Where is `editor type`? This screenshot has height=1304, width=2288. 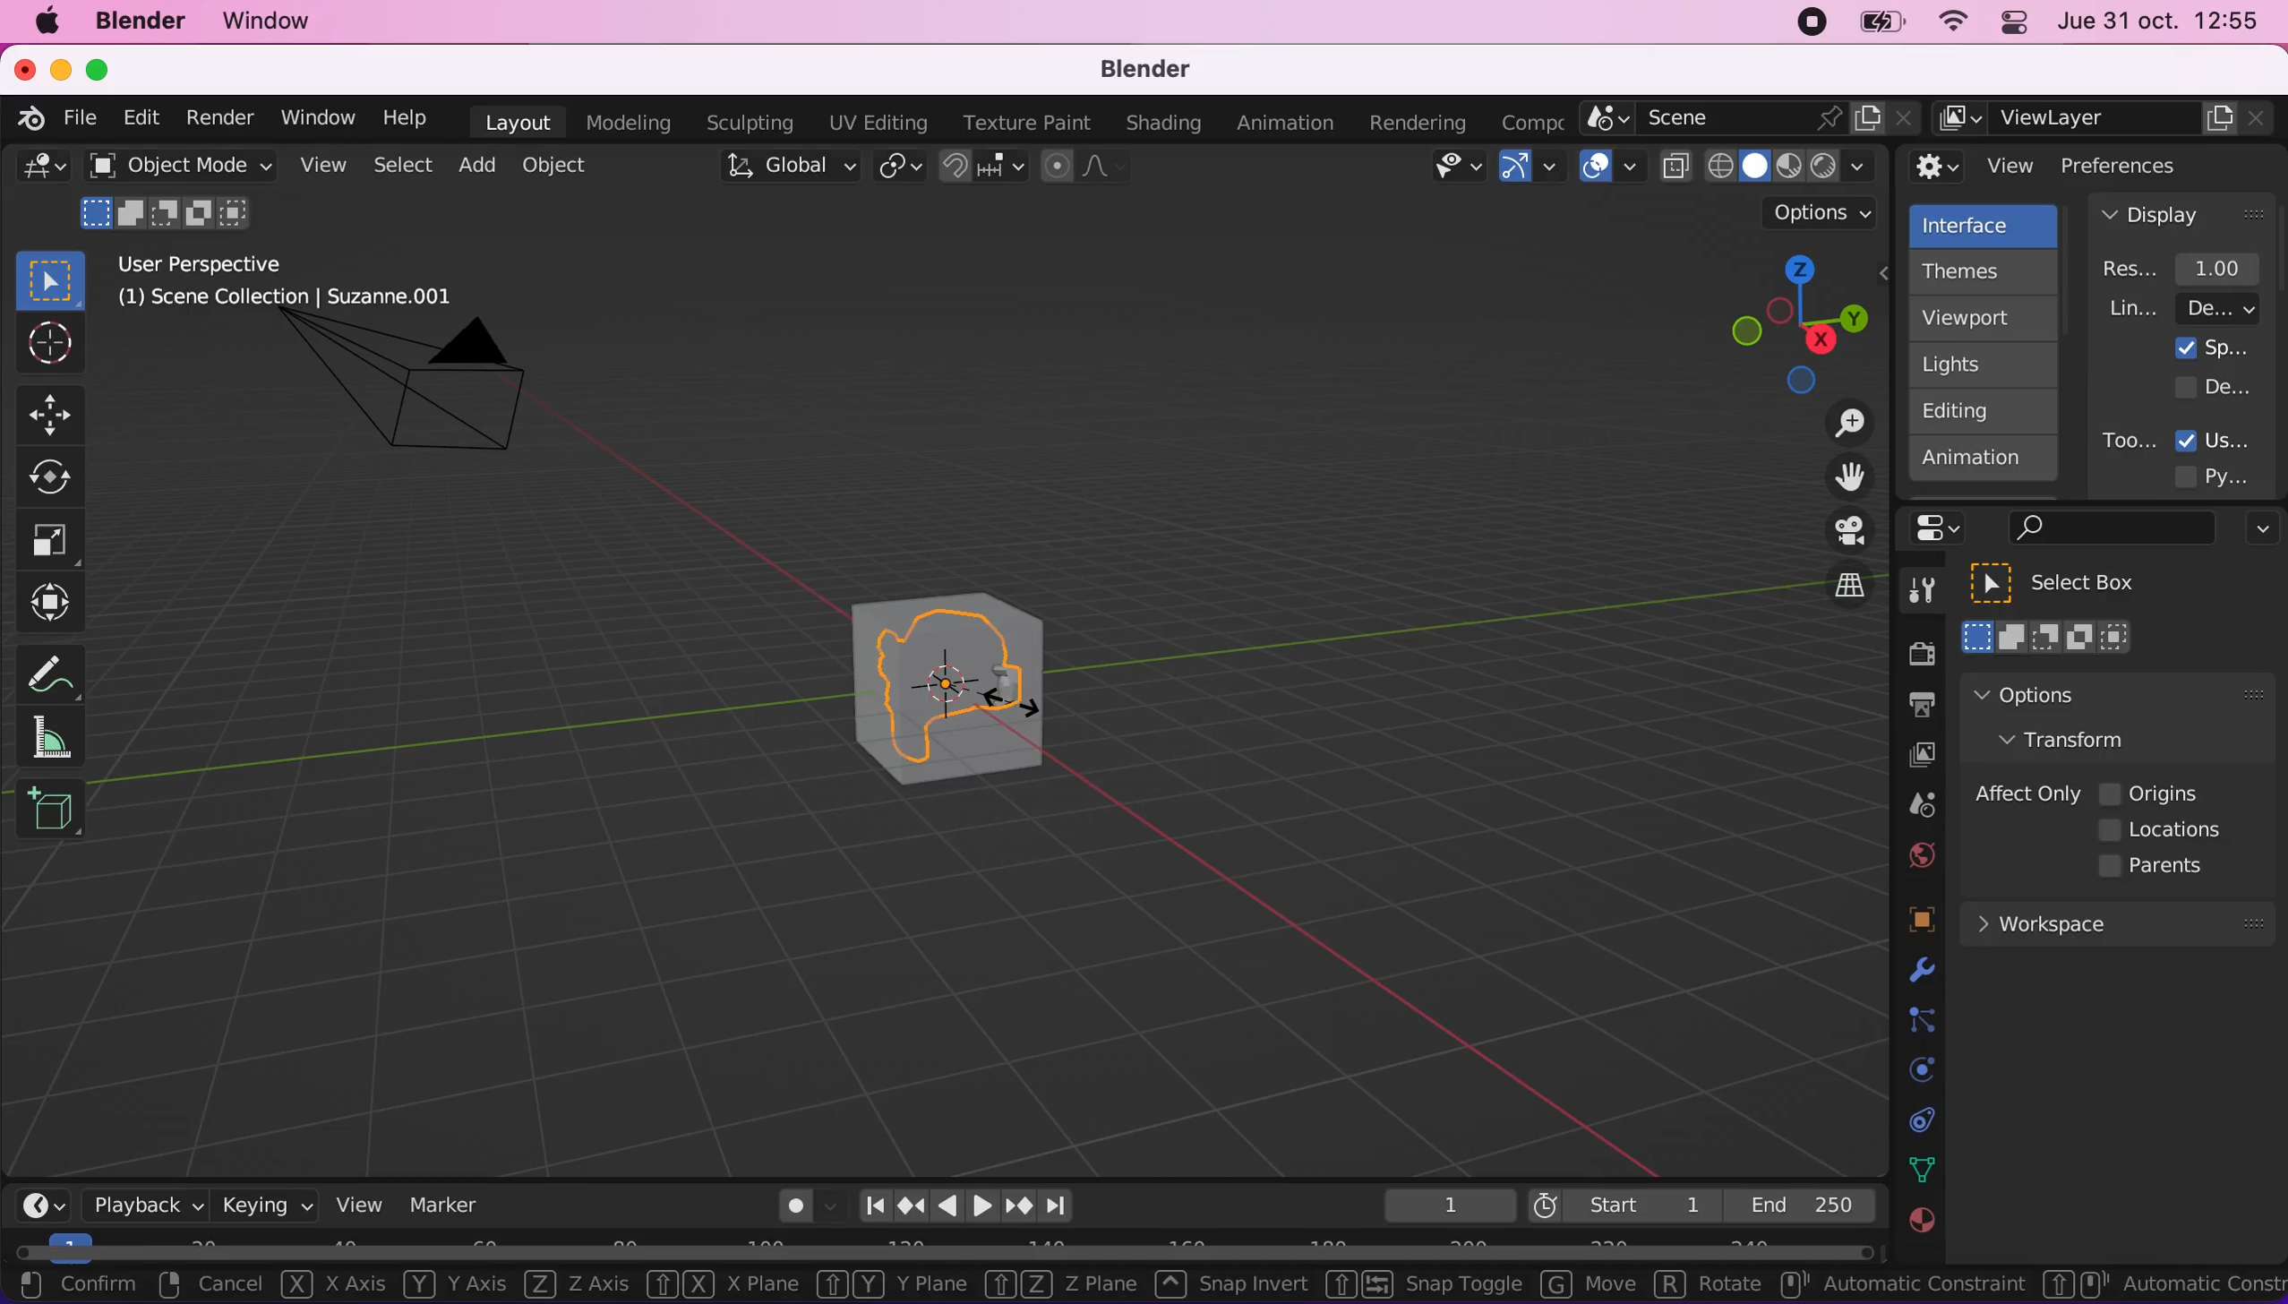 editor type is located at coordinates (36, 1191).